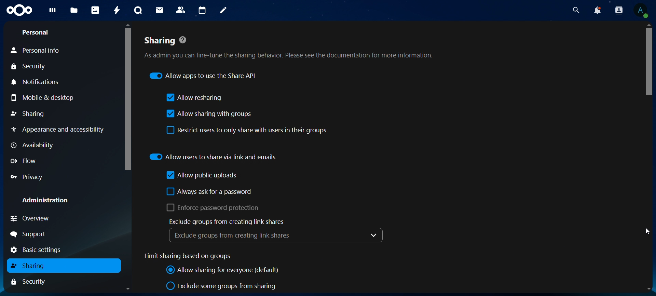  What do you see at coordinates (598, 10) in the screenshot?
I see `notifications` at bounding box center [598, 10].